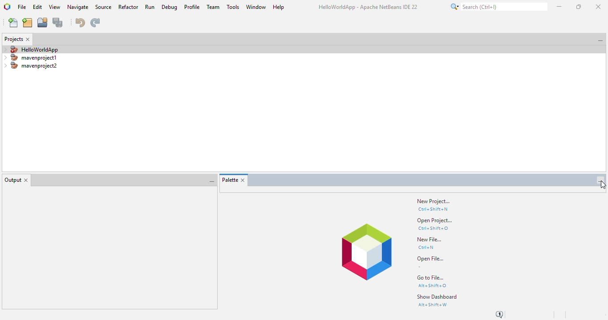 This screenshot has height=320, width=608. Describe the element at coordinates (434, 201) in the screenshot. I see `new project` at that location.